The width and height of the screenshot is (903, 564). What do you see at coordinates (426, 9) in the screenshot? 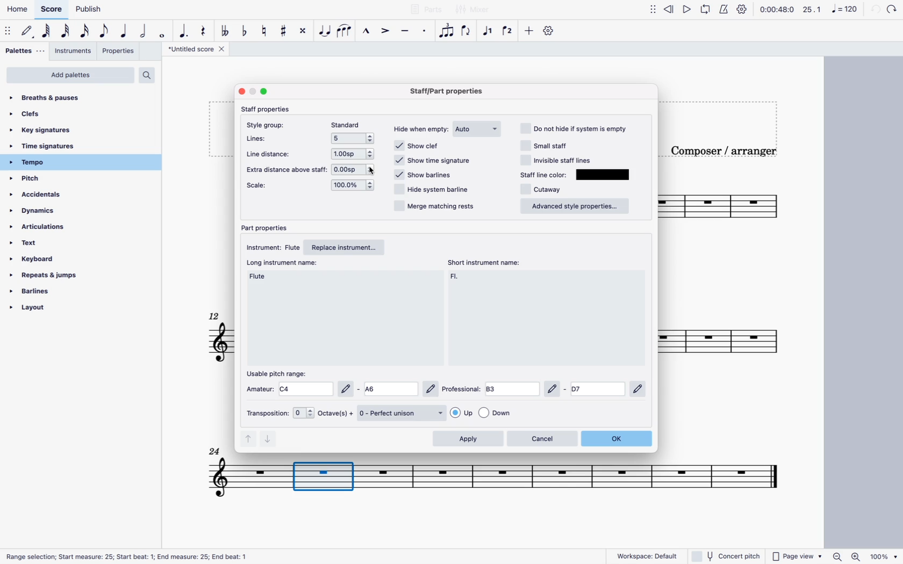
I see `parts` at bounding box center [426, 9].